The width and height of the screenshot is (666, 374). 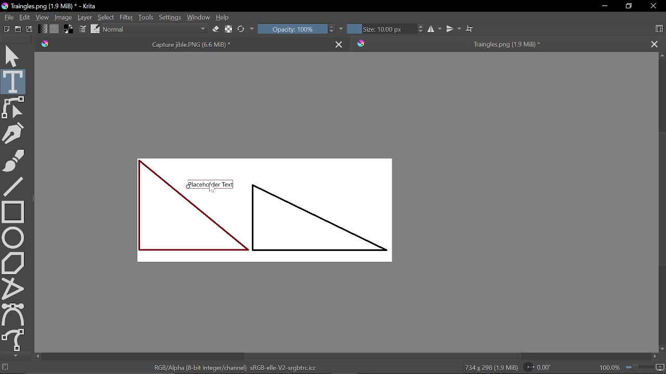 What do you see at coordinates (14, 82) in the screenshot?
I see `Text tool` at bounding box center [14, 82].